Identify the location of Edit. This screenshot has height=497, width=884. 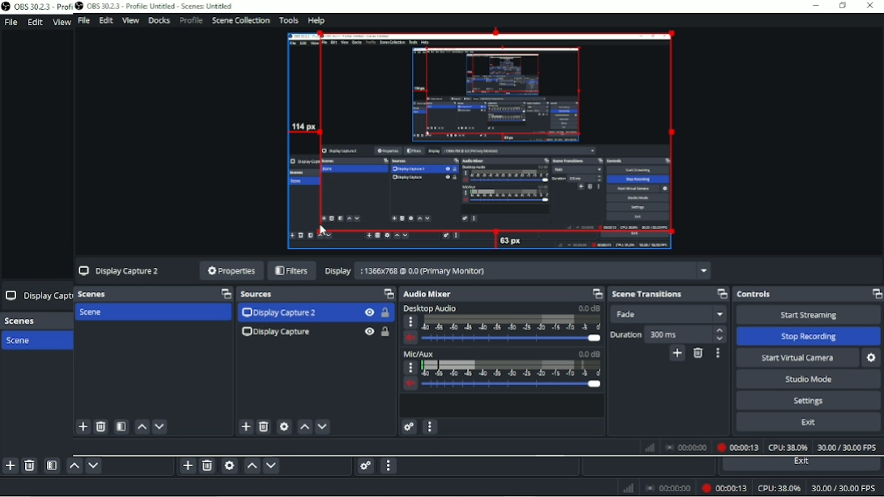
(36, 21).